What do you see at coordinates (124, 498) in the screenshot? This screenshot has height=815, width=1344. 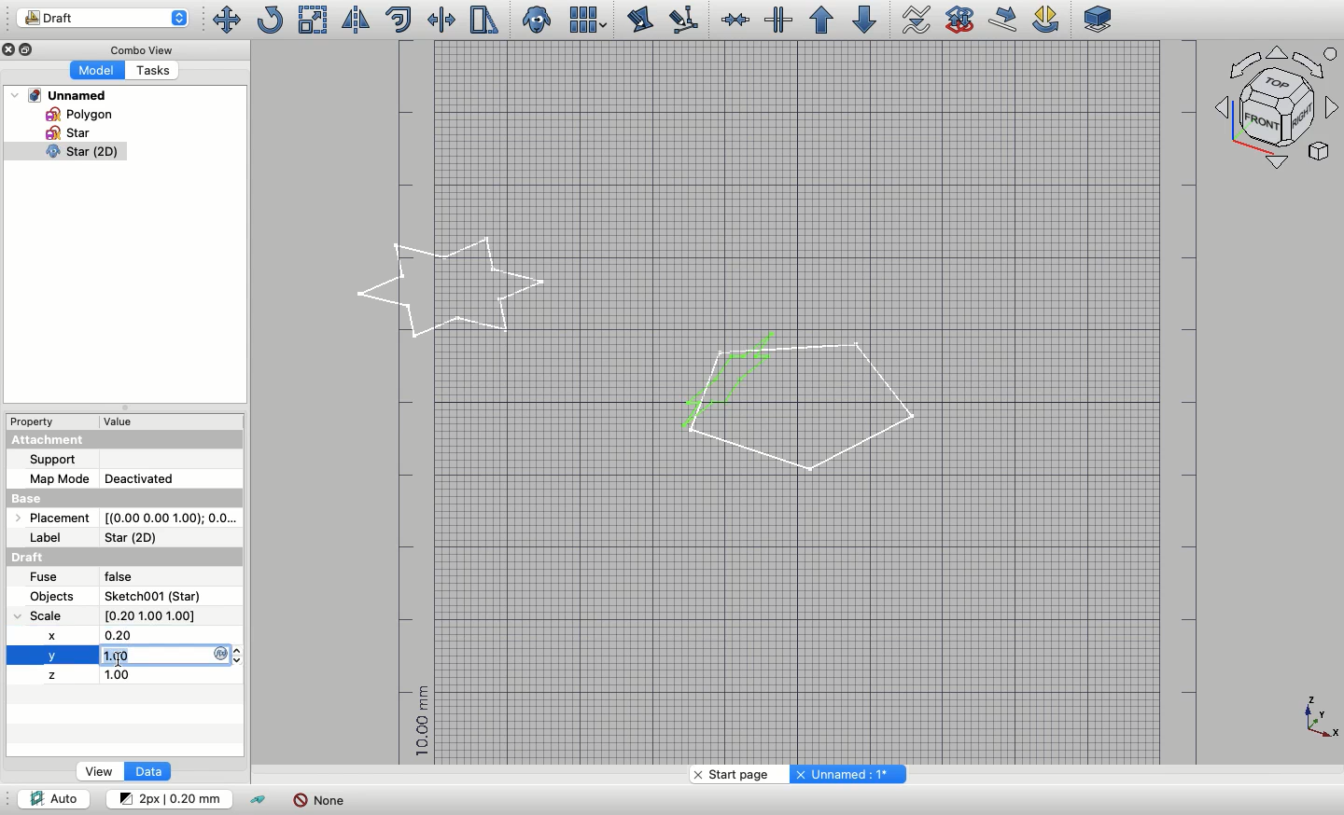 I see `Base` at bounding box center [124, 498].